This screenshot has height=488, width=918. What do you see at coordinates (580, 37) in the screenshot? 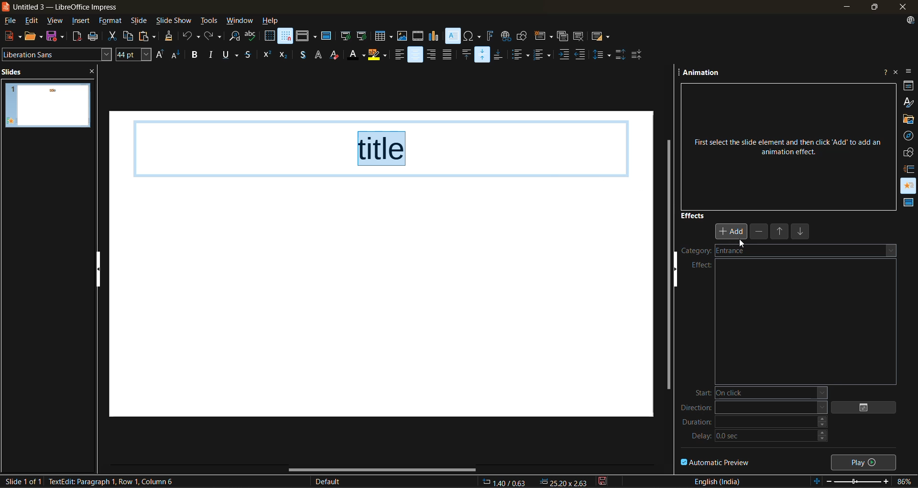
I see `delete slide` at bounding box center [580, 37].